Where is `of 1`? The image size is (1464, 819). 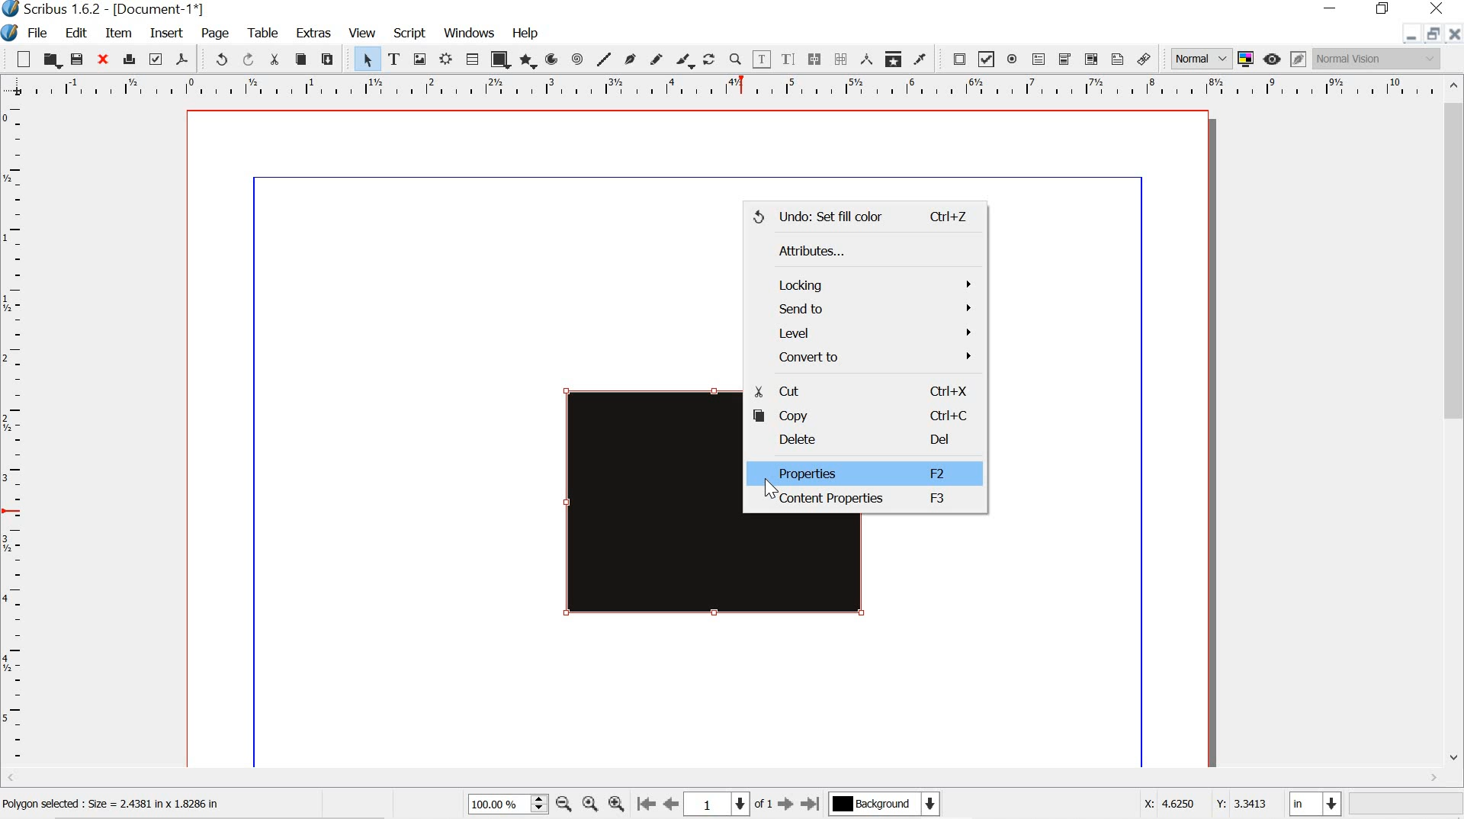
of 1 is located at coordinates (763, 804).